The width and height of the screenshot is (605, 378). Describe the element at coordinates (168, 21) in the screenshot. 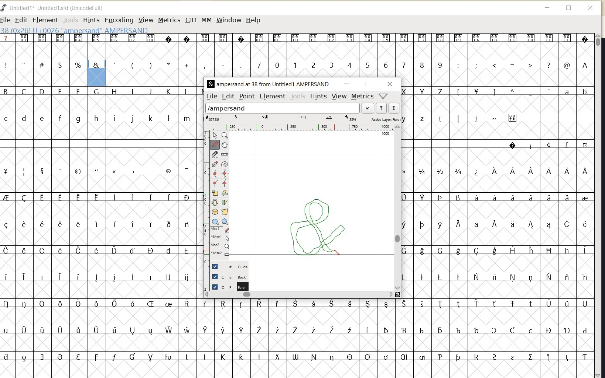

I see `METRICS` at that location.